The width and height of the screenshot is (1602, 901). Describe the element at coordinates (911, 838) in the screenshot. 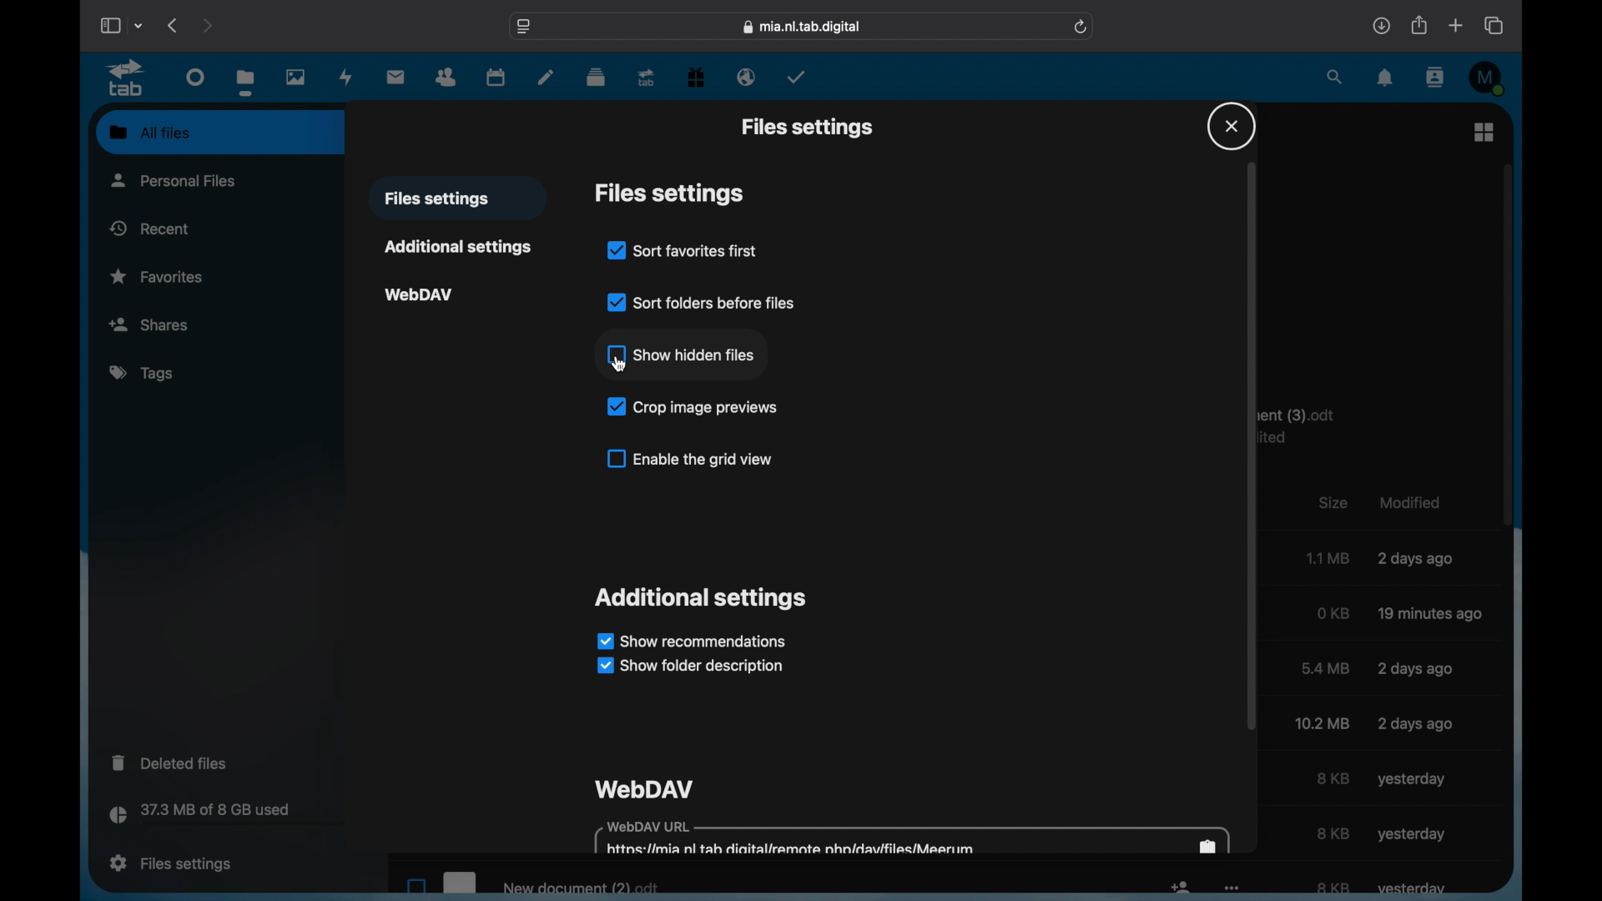

I see `webdav url` at that location.